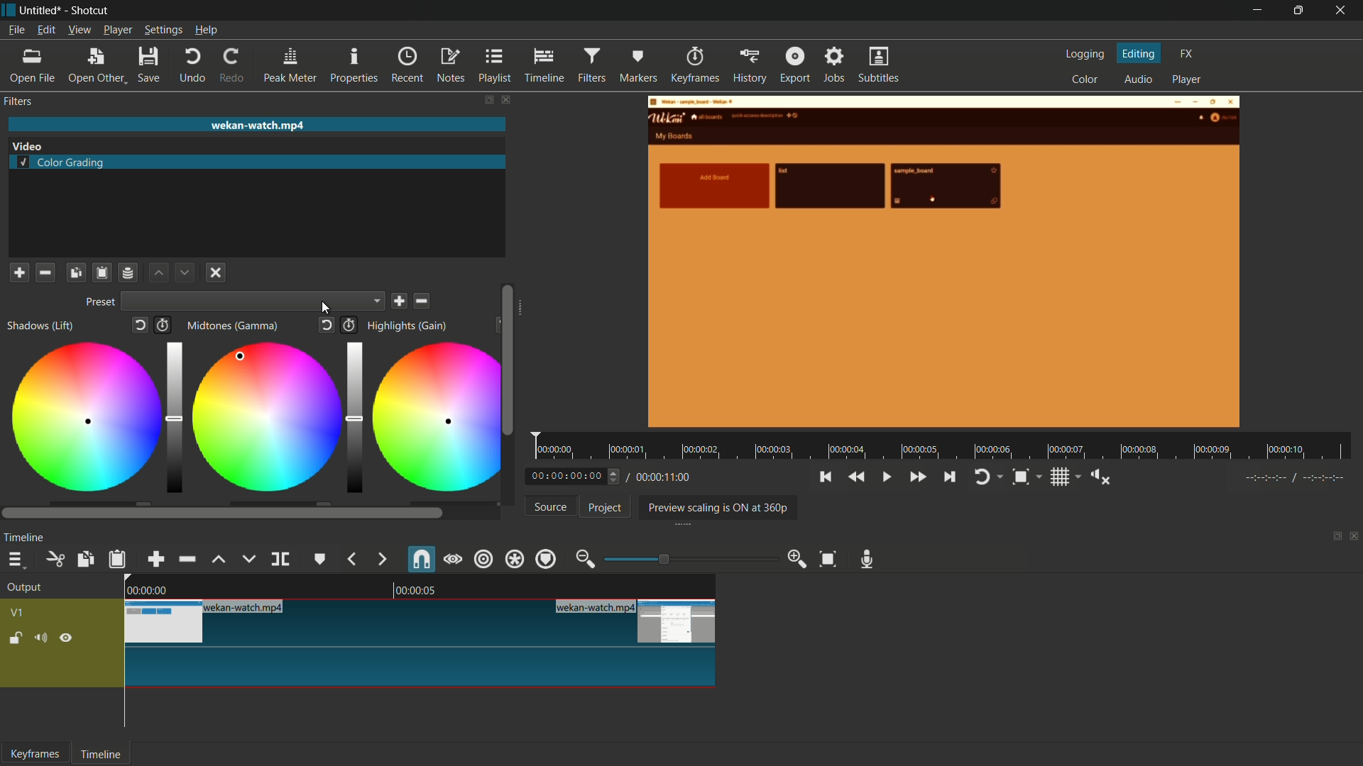  I want to click on color adjustment, so click(432, 418).